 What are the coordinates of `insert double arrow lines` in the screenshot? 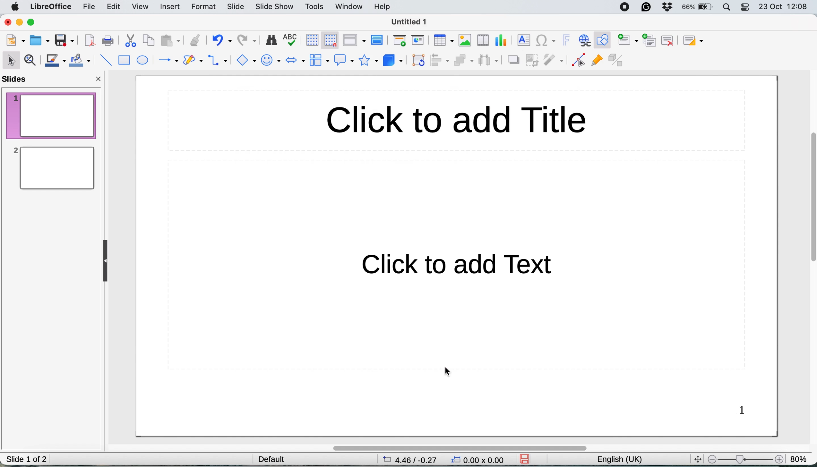 It's located at (218, 61).